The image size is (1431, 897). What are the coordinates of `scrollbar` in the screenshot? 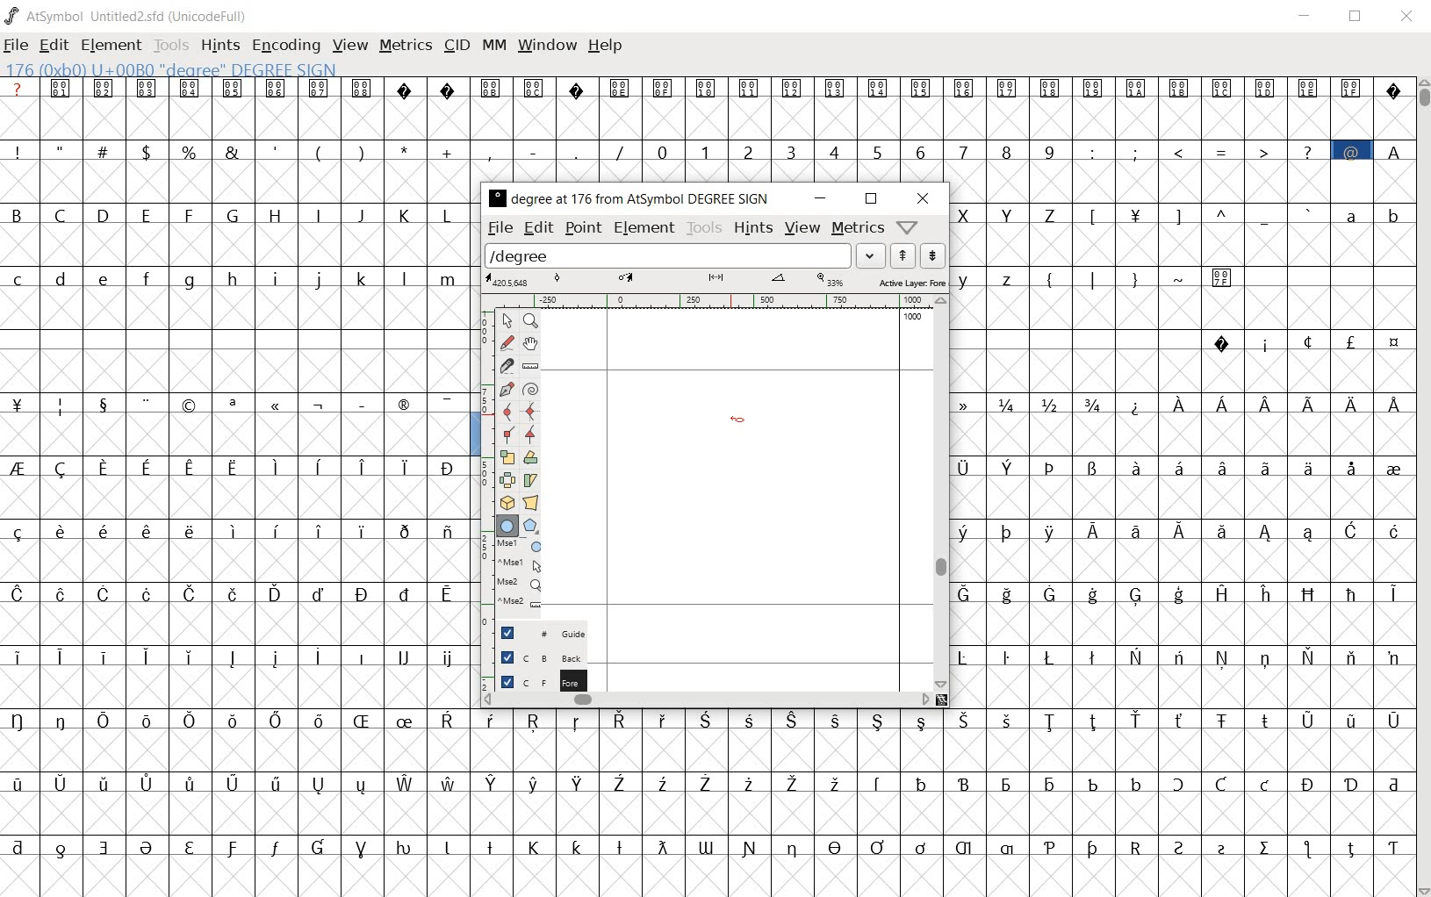 It's located at (939, 493).